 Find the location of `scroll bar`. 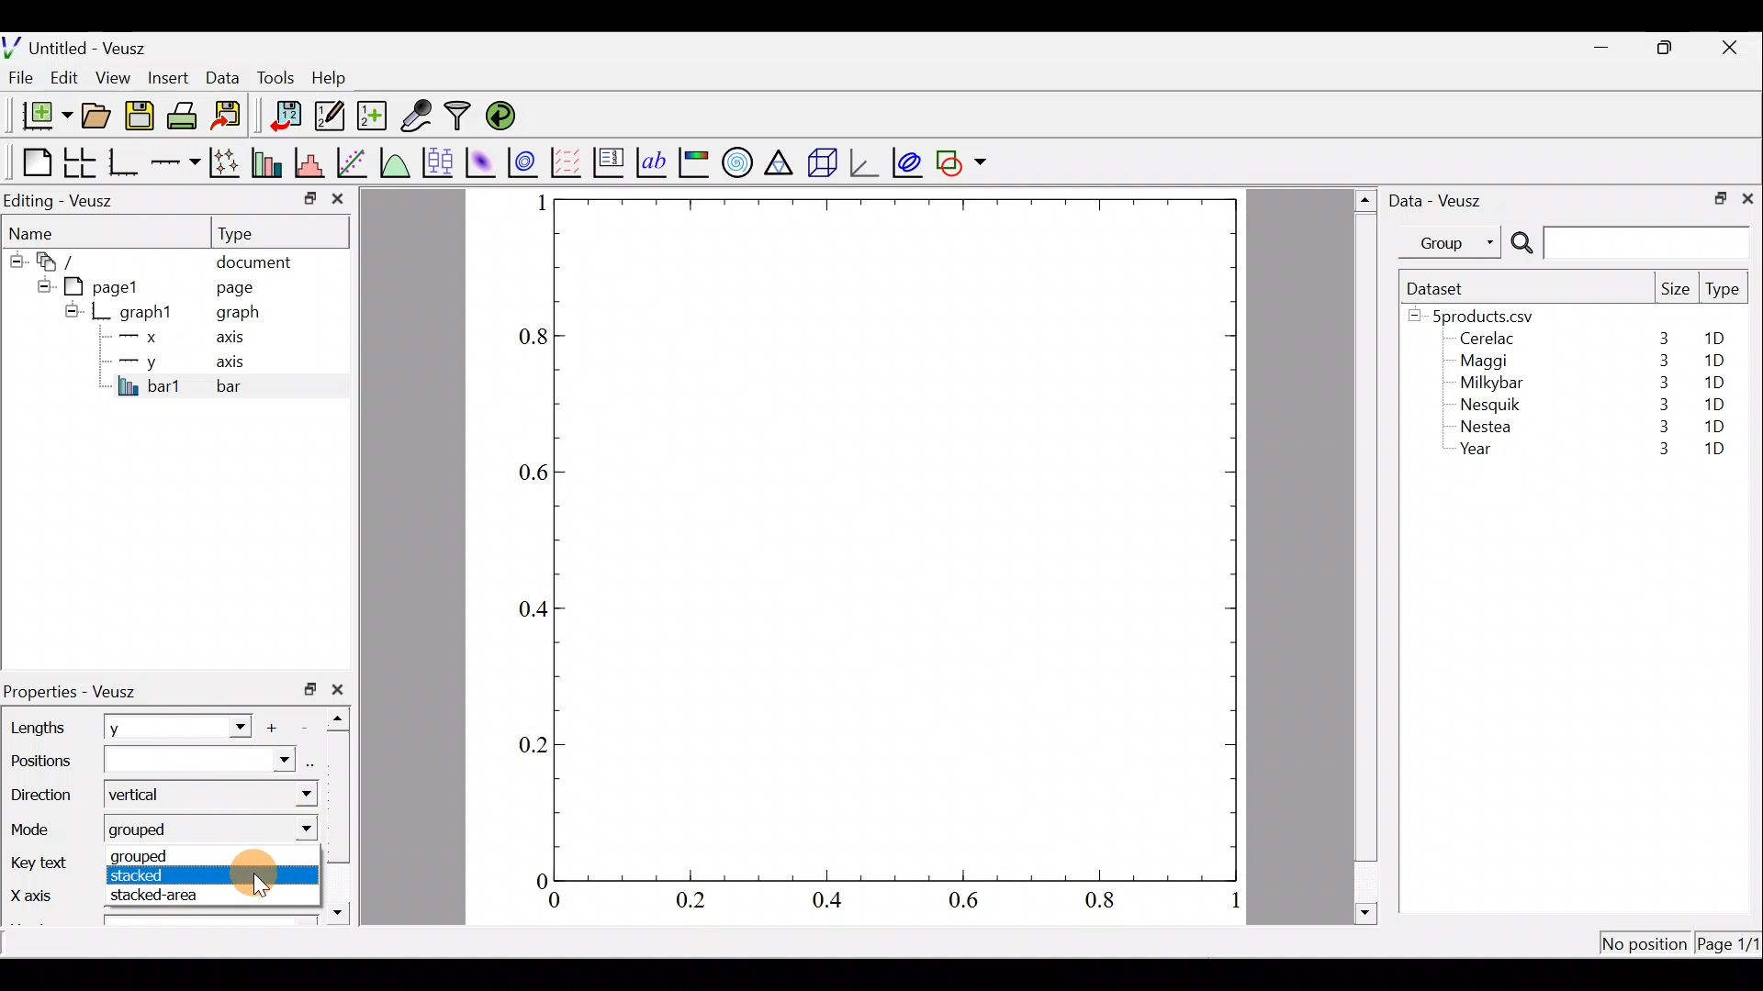

scroll bar is located at coordinates (1366, 553).